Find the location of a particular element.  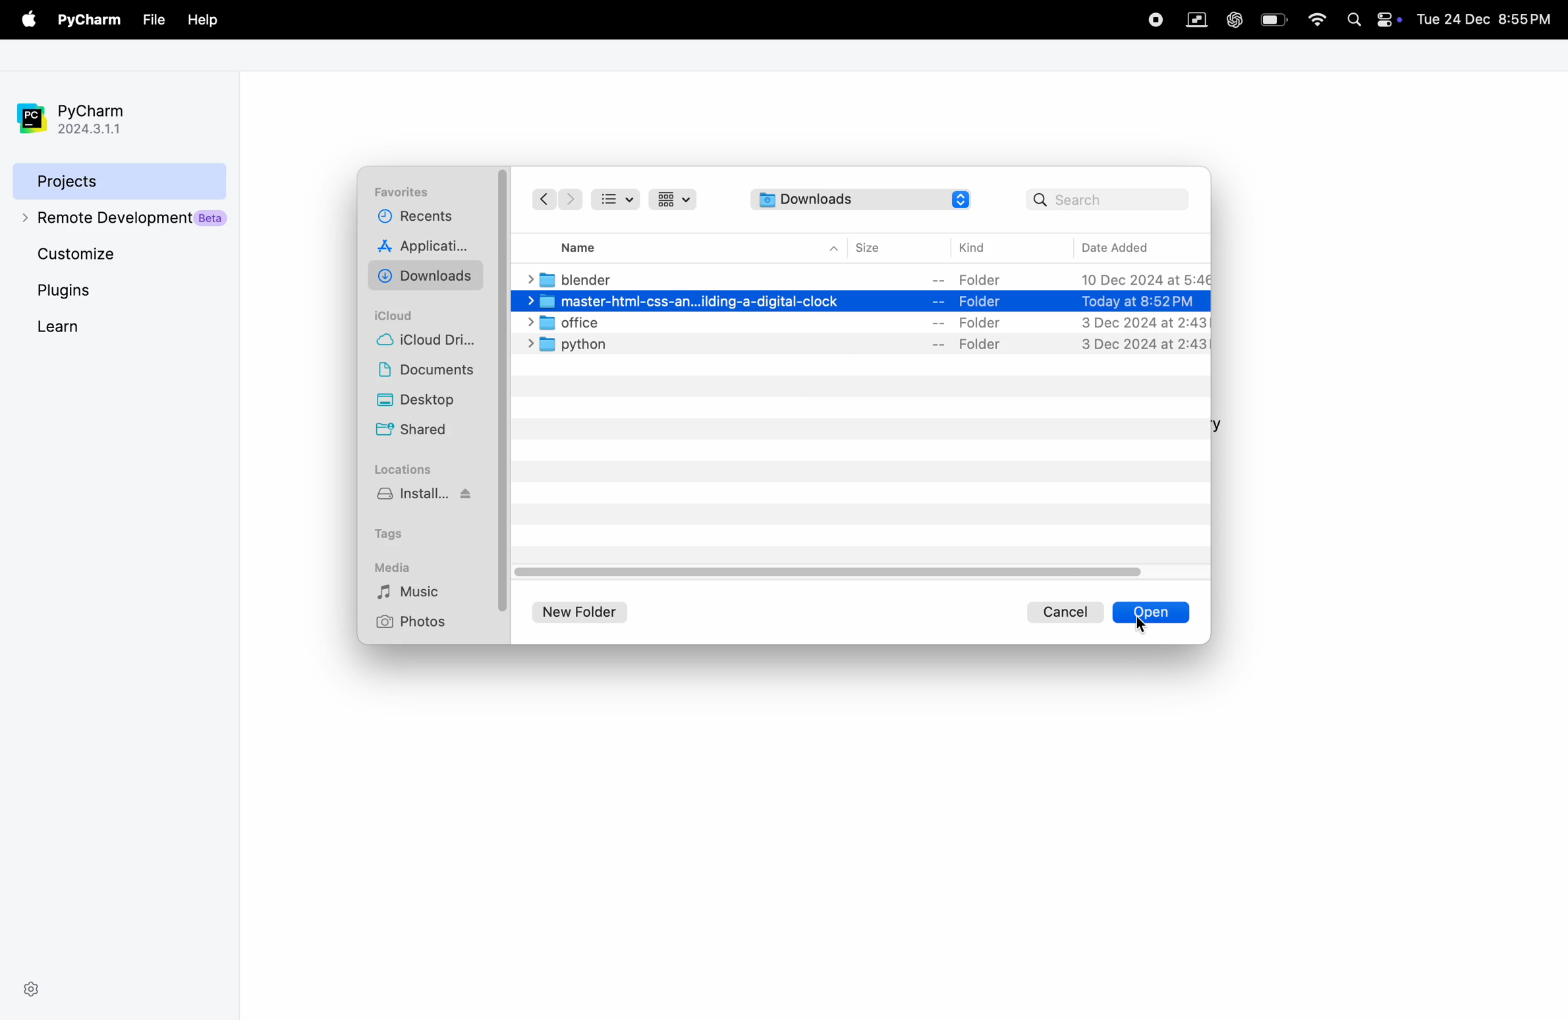

apple menu is located at coordinates (26, 20).